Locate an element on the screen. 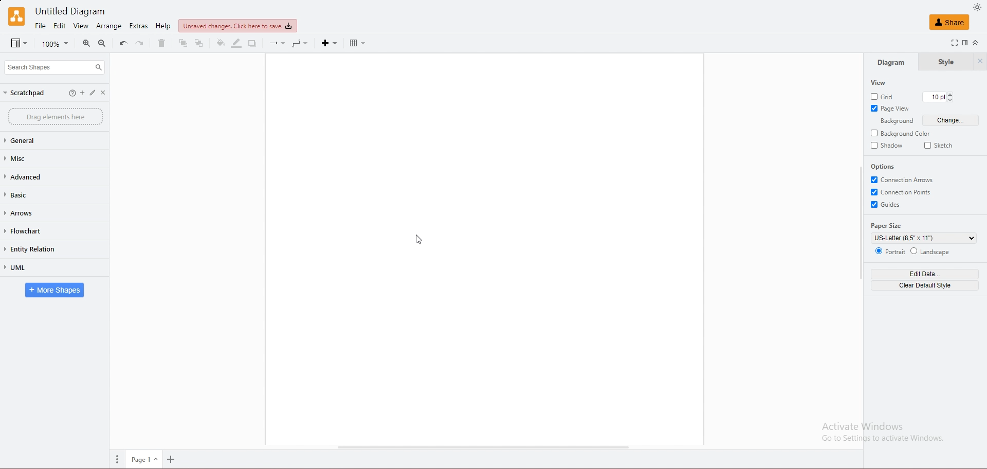 The height and width of the screenshot is (469, 987). edit data is located at coordinates (926, 274).